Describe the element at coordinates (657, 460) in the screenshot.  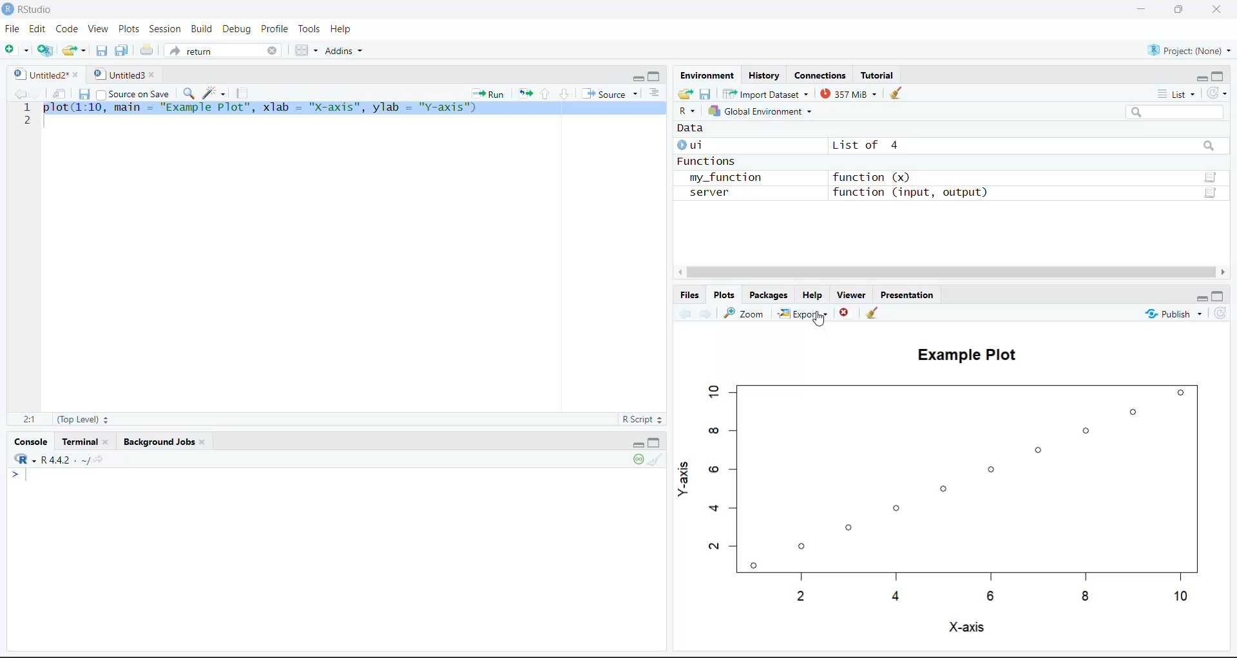
I see `Clear console (Ctrl +L)` at that location.